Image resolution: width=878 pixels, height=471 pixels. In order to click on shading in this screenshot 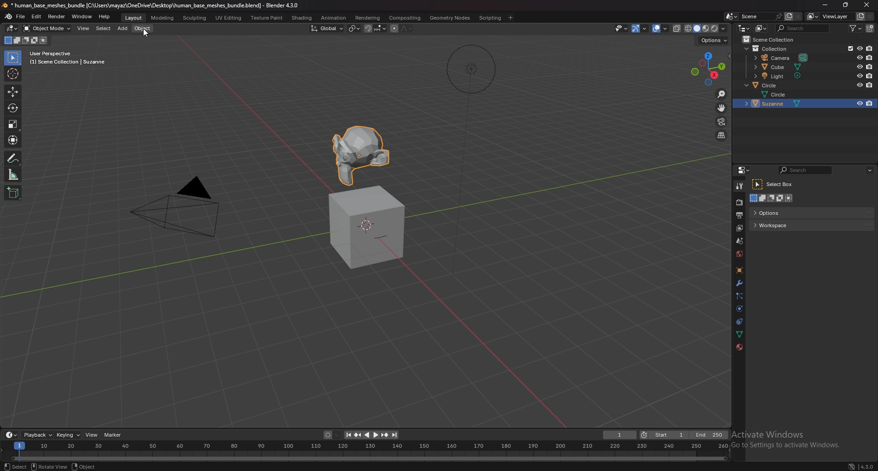, I will do `click(302, 17)`.